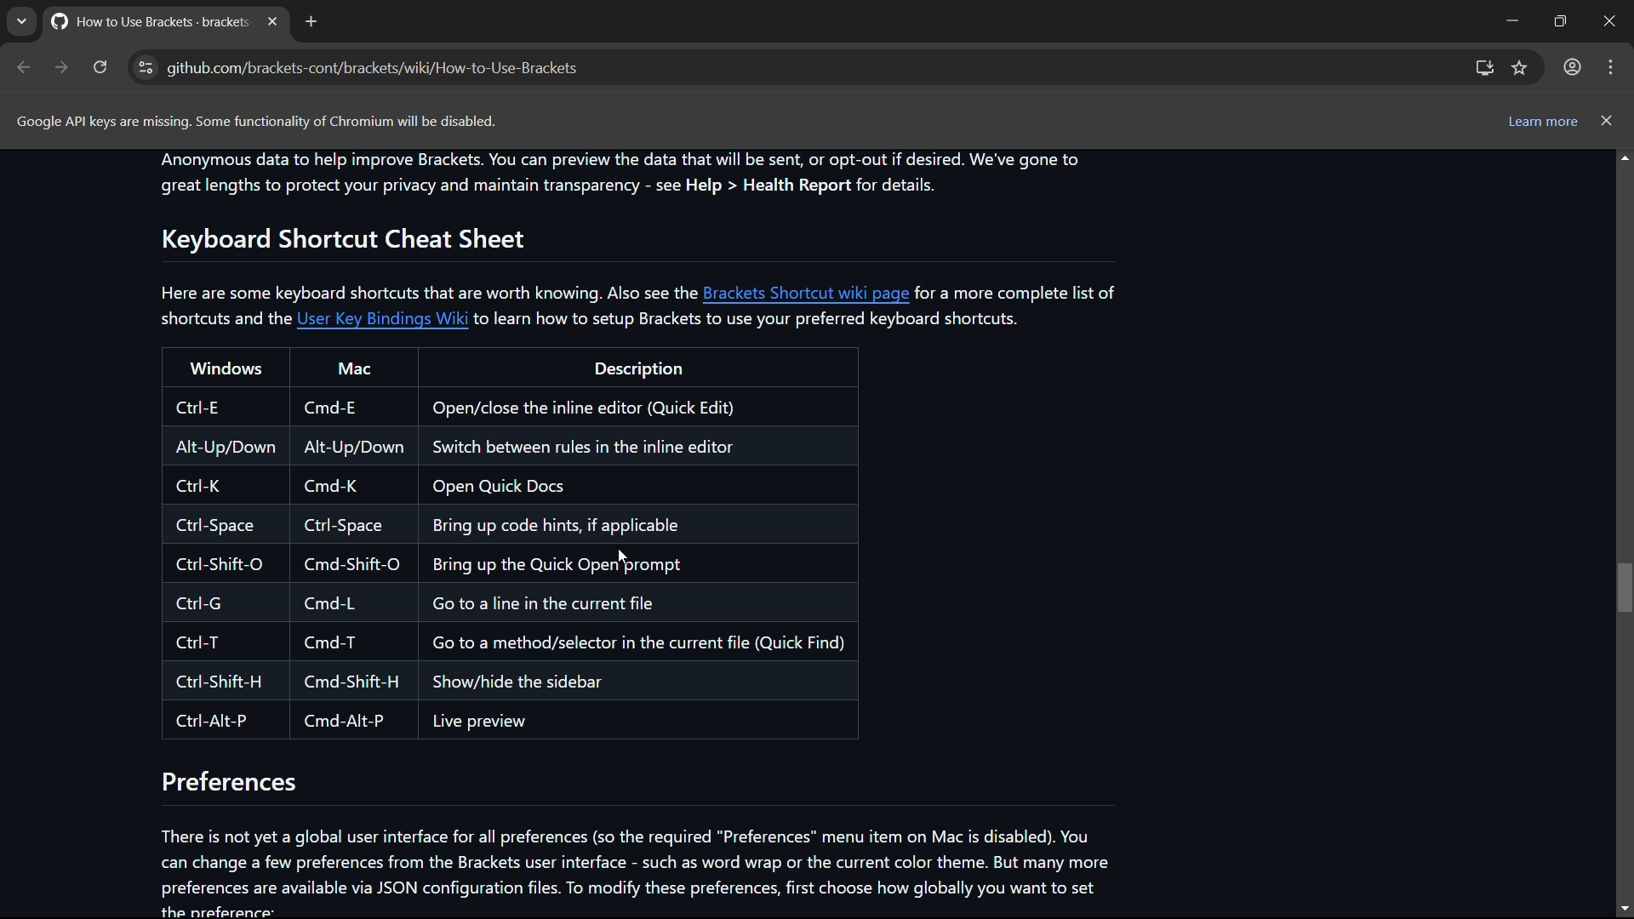  I want to click on minimize, so click(1508, 20).